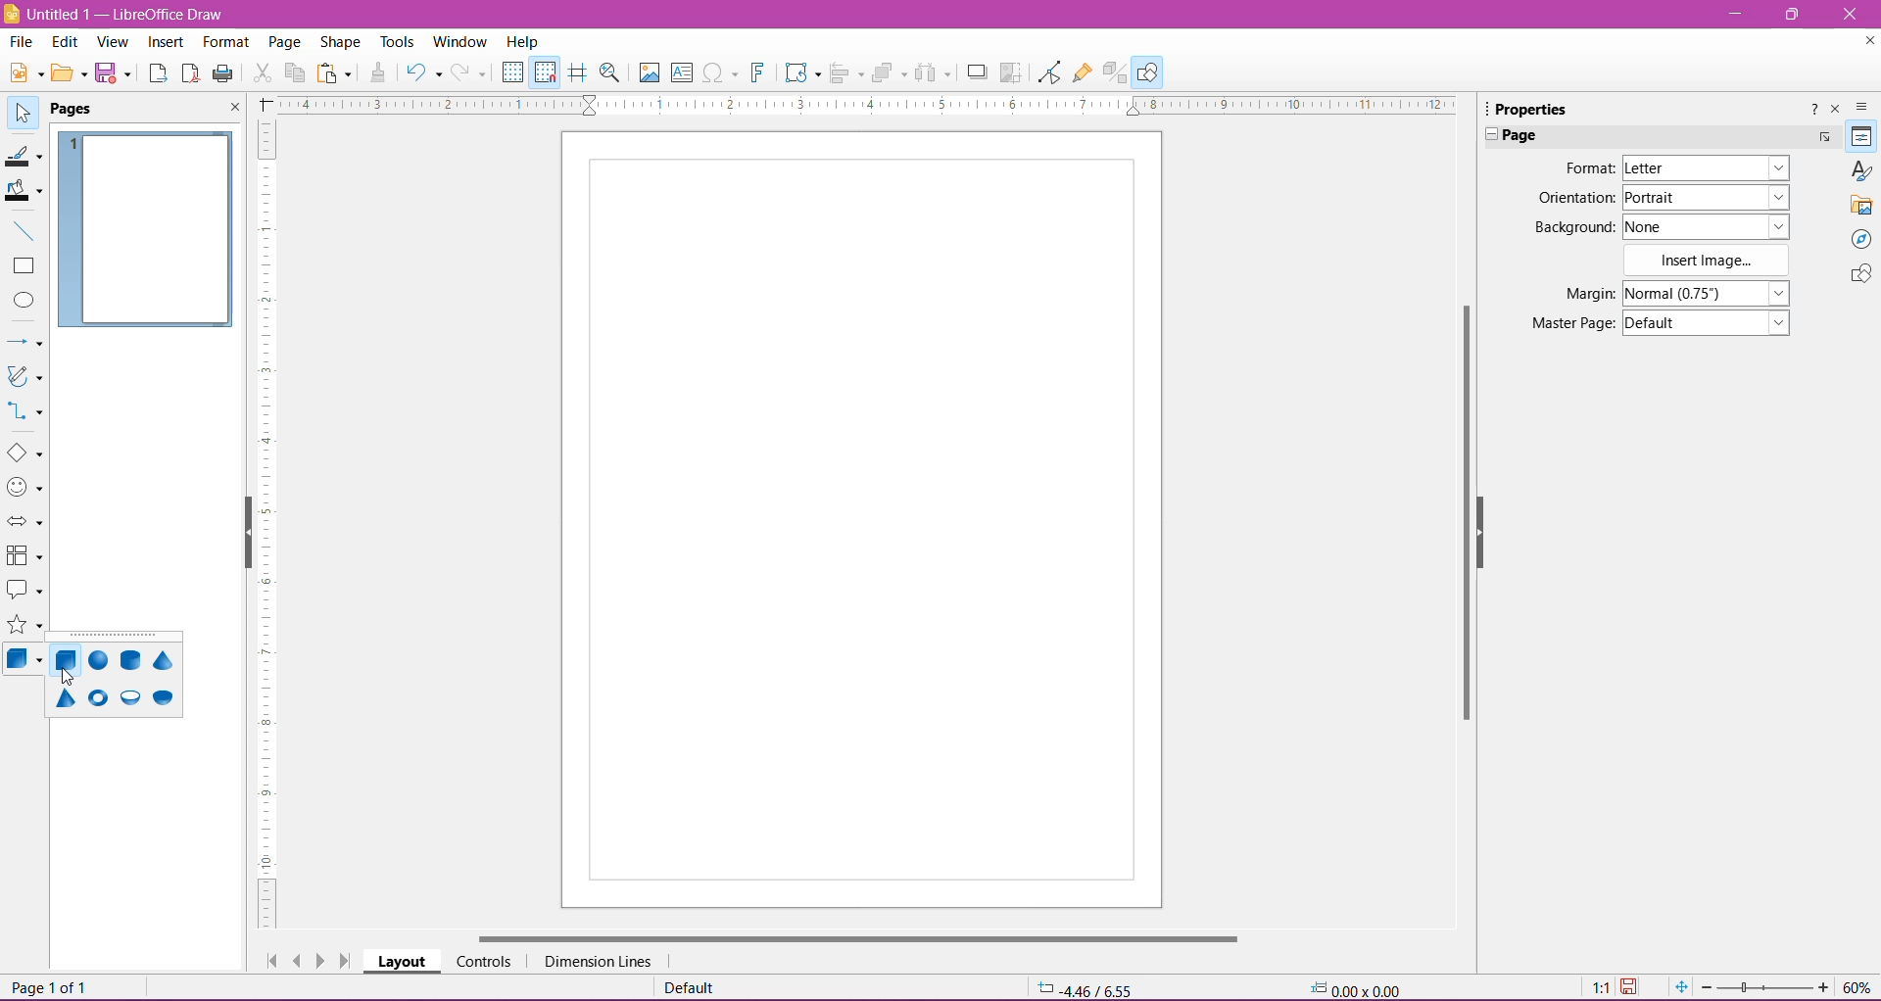 This screenshot has height=1001, width=1881. I want to click on Scroll to next page, so click(323, 960).